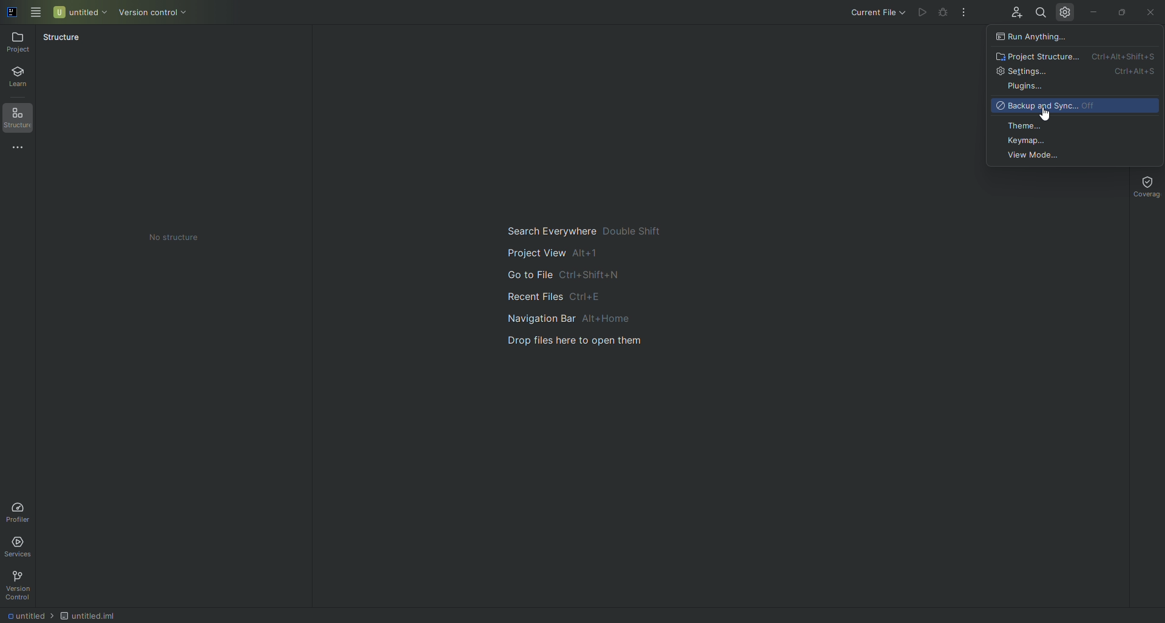  Describe the element at coordinates (561, 276) in the screenshot. I see `Go to file` at that location.